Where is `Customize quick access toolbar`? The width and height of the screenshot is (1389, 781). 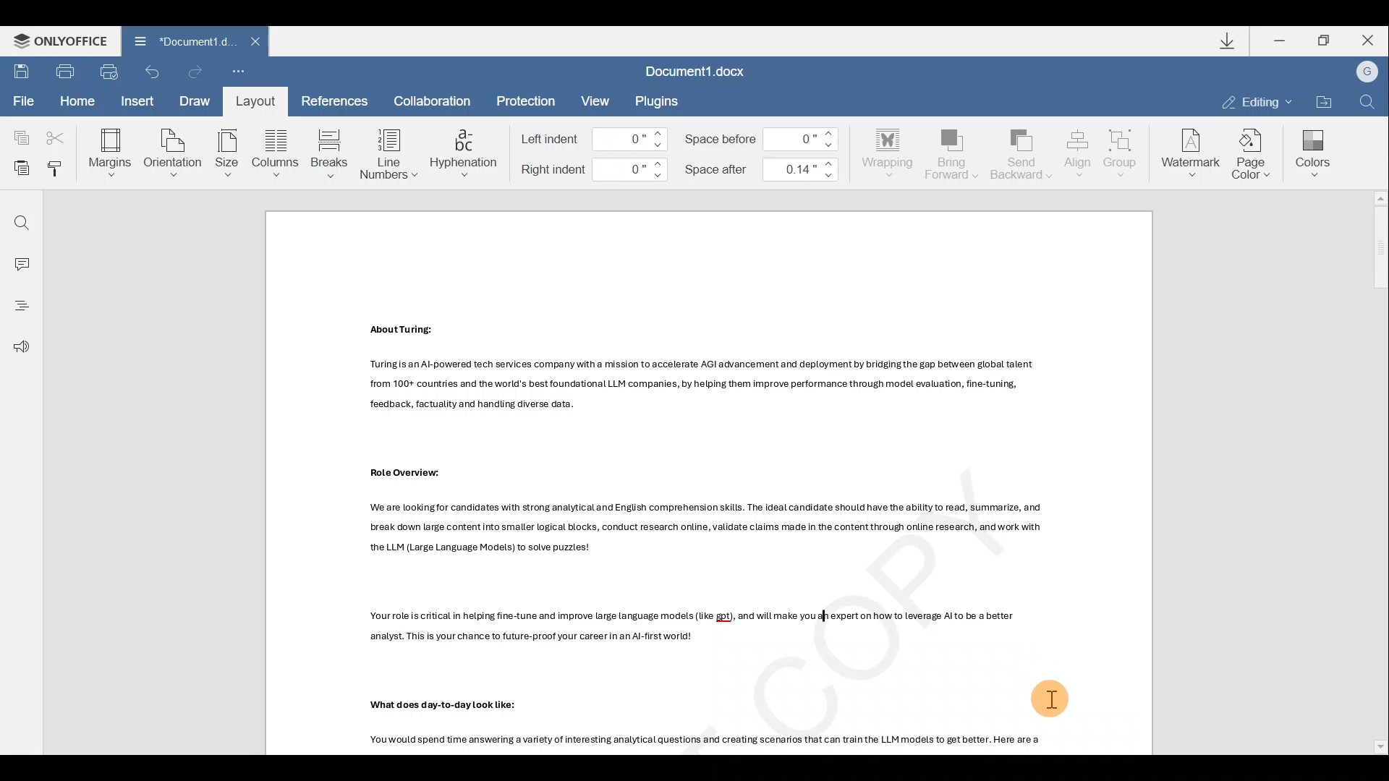 Customize quick access toolbar is located at coordinates (235, 72).